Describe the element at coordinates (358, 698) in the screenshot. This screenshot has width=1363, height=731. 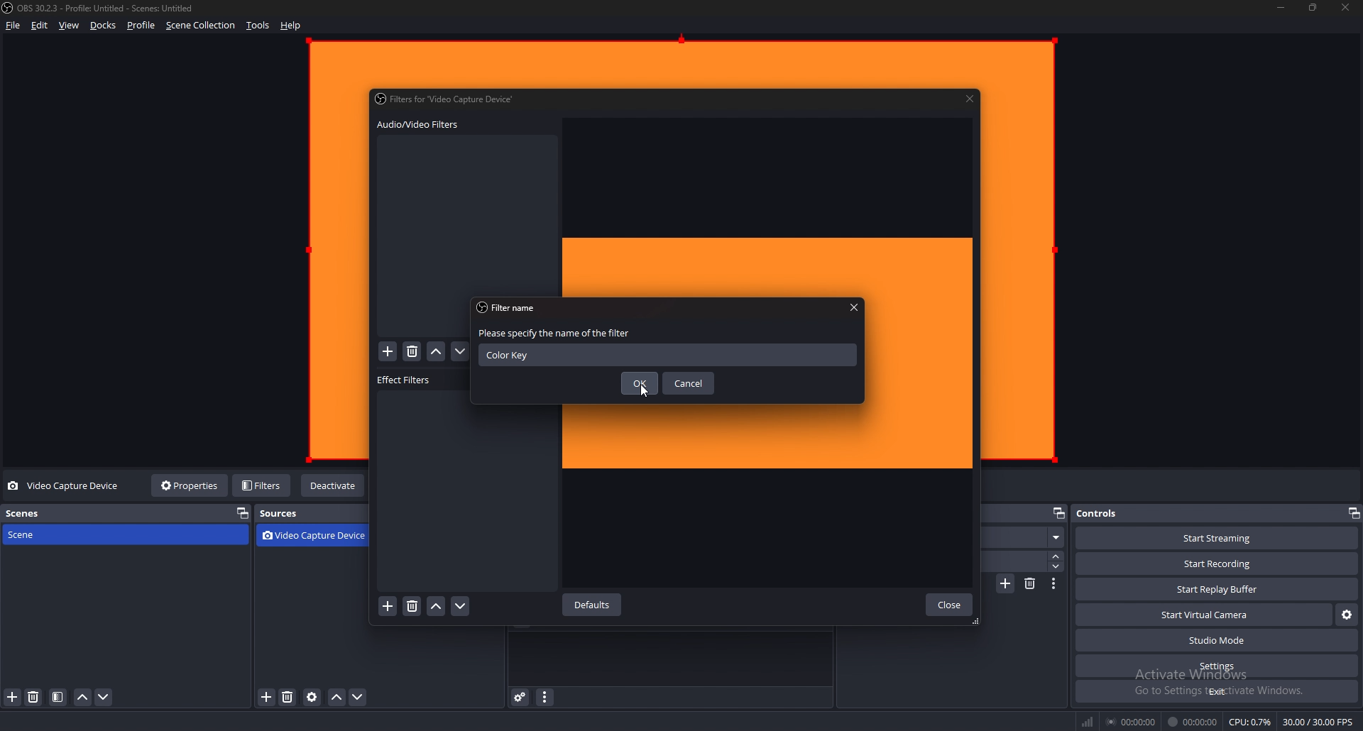
I see `move source down` at that location.